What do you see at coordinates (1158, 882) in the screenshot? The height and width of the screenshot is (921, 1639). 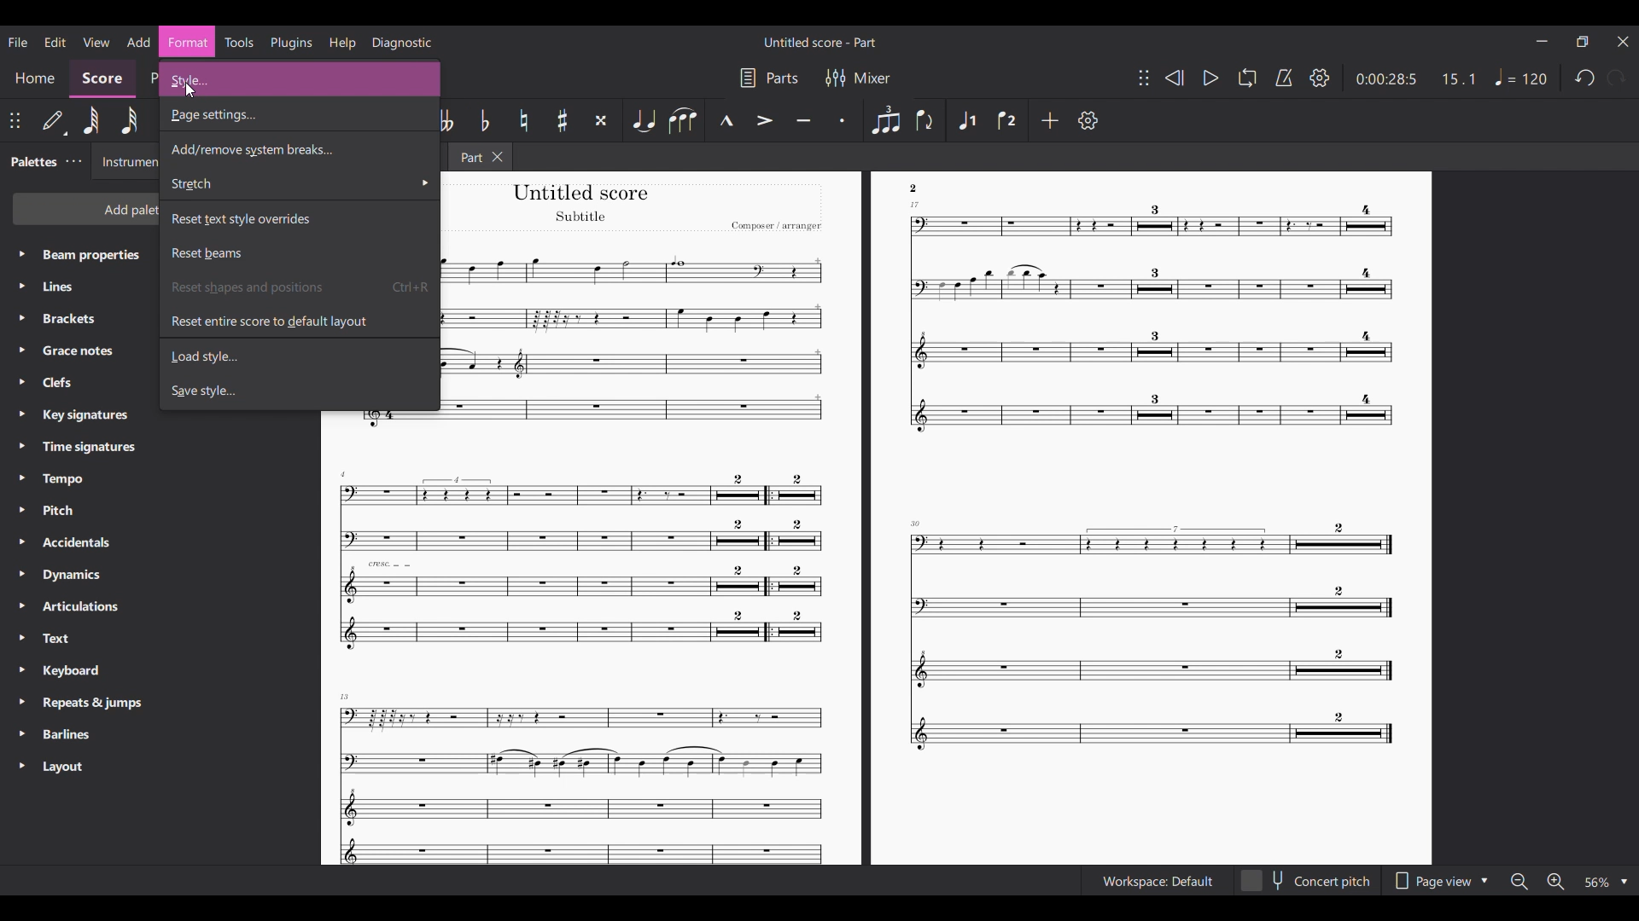 I see `Workspace Default` at bounding box center [1158, 882].